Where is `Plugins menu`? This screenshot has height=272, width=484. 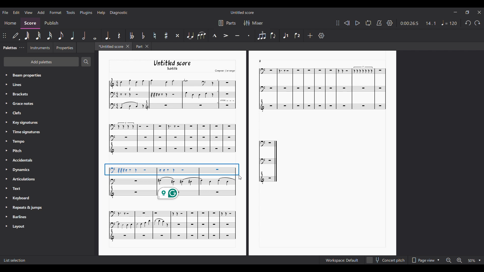 Plugins menu is located at coordinates (86, 13).